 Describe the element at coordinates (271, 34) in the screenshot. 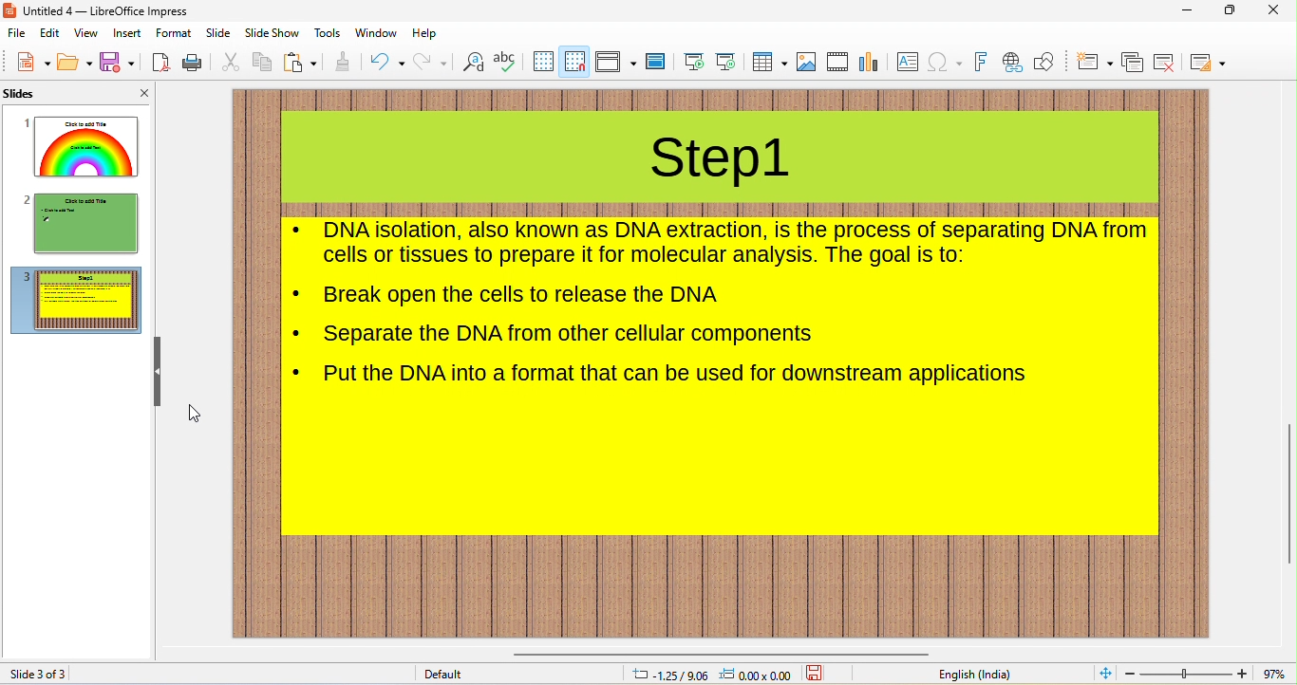

I see `slideshow` at that location.